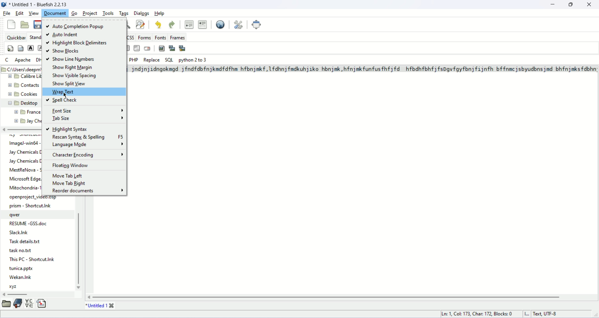 Image resolution: width=599 pixels, height=318 pixels. Describe the element at coordinates (25, 24) in the screenshot. I see `open` at that location.